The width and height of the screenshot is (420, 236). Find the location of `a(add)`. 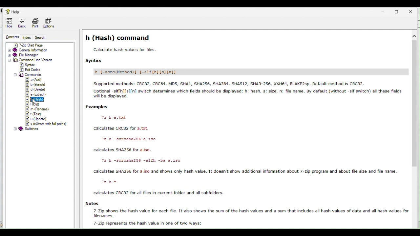

a(add) is located at coordinates (33, 80).